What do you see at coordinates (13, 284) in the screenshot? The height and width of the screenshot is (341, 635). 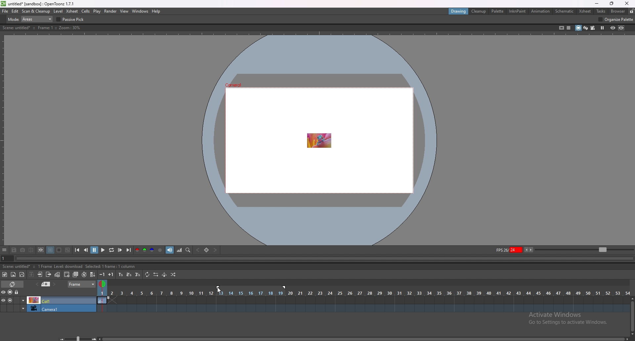 I see `toggle timeline` at bounding box center [13, 284].